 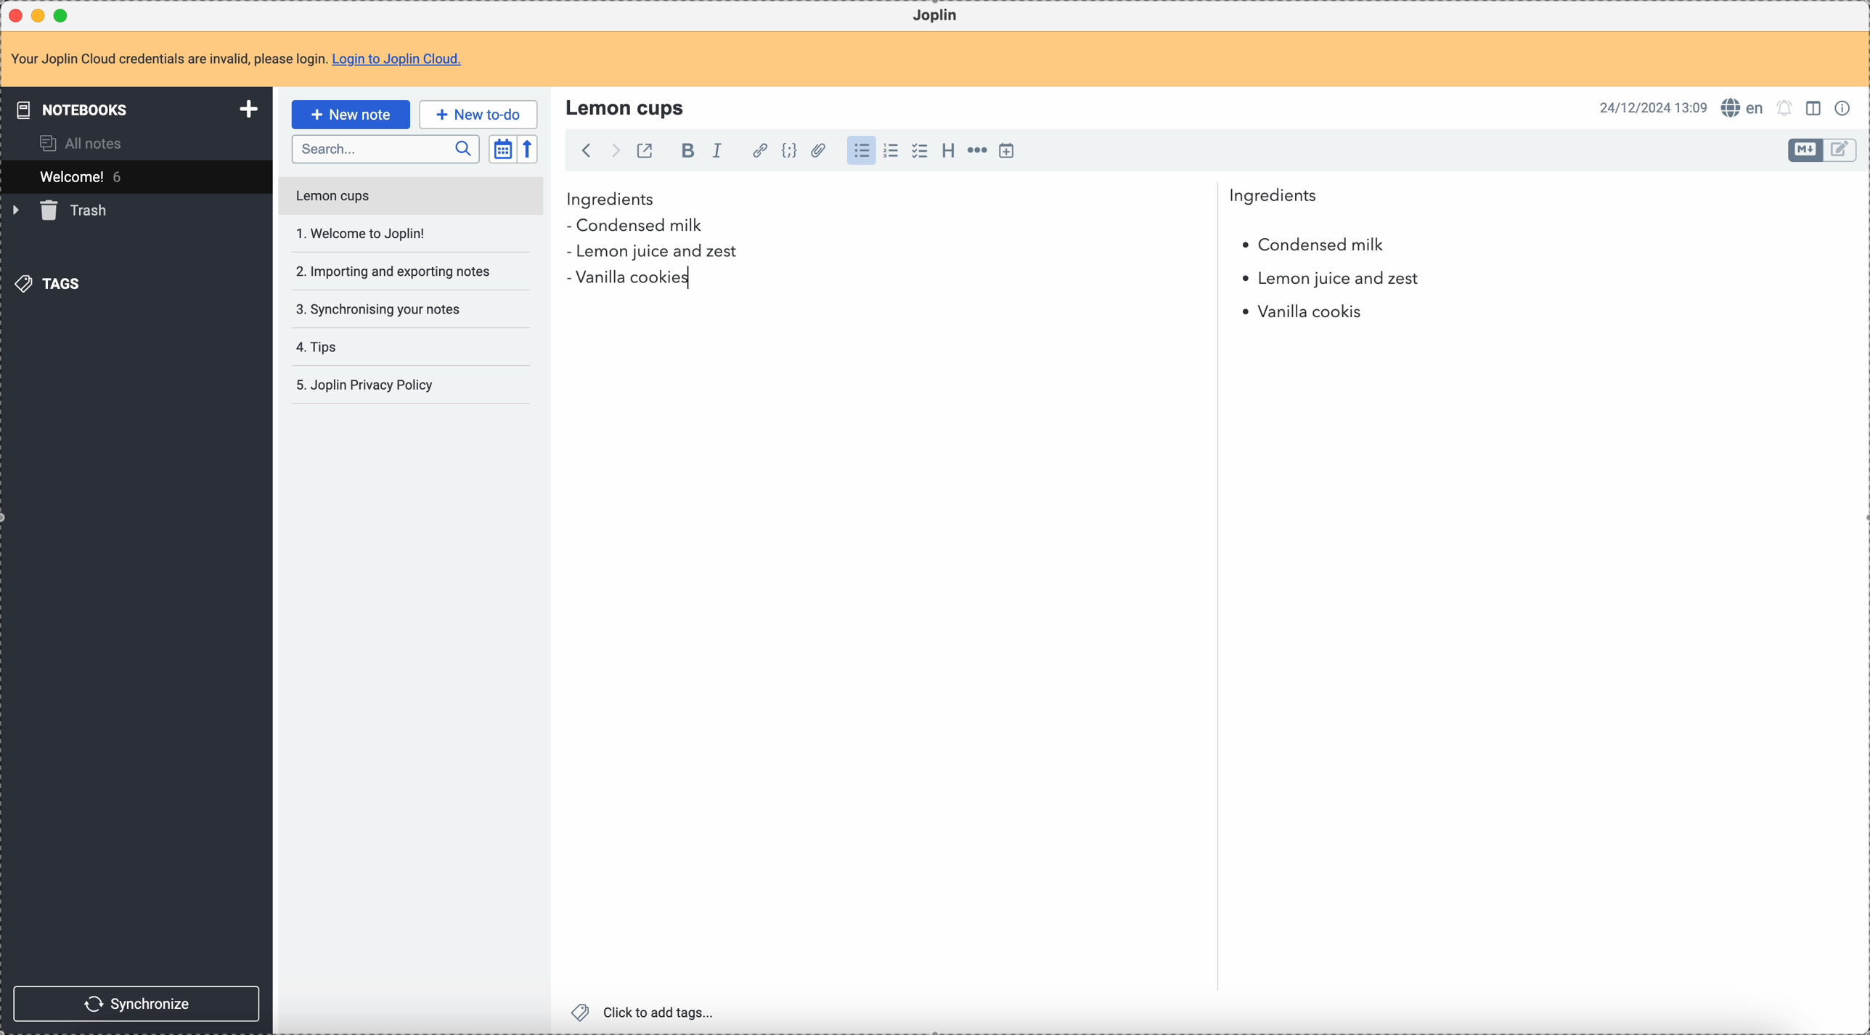 What do you see at coordinates (1845, 107) in the screenshot?
I see `note properties` at bounding box center [1845, 107].